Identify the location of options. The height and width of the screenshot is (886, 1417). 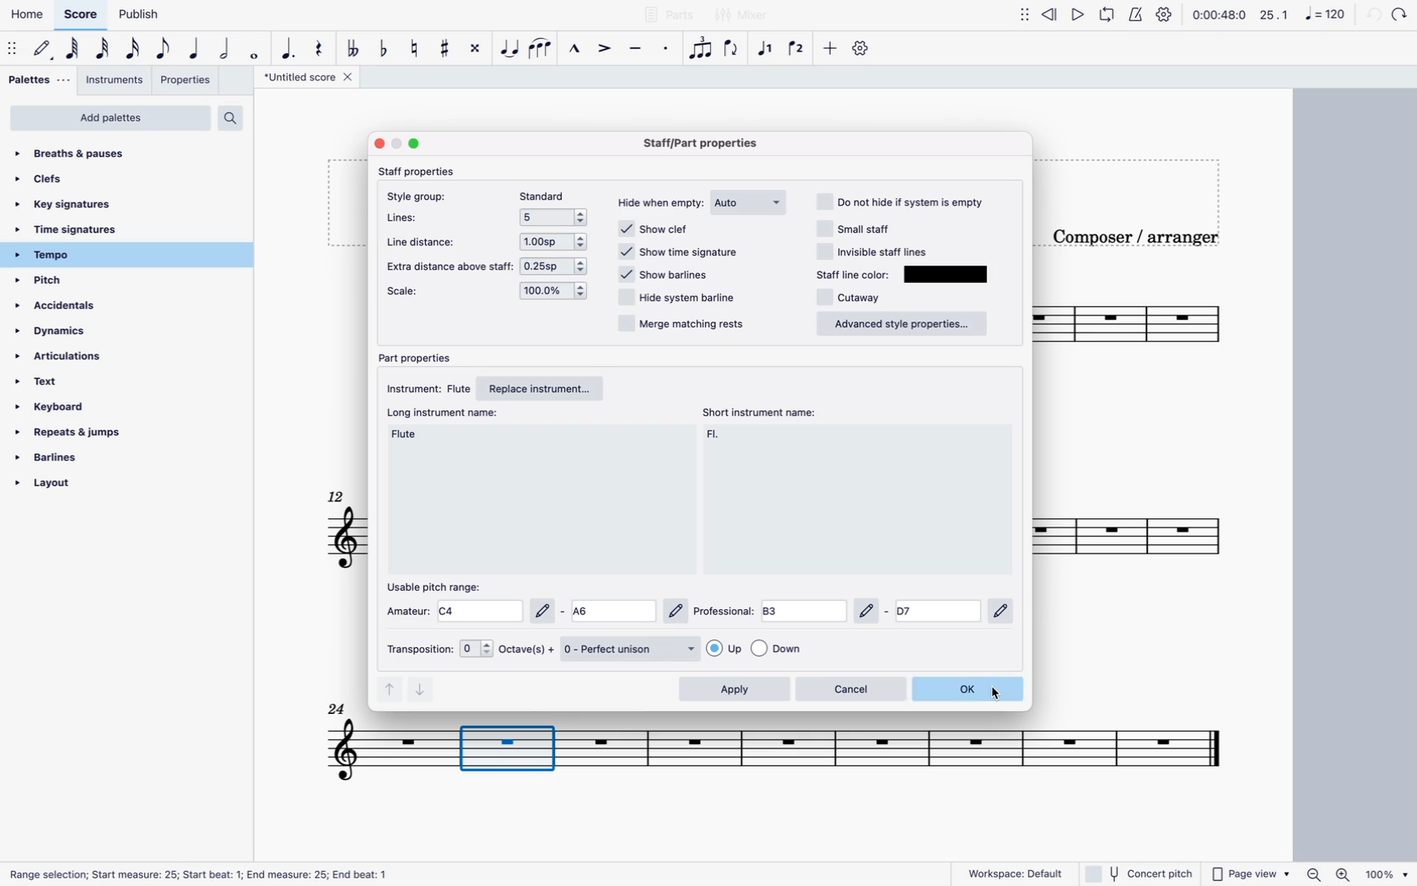
(557, 218).